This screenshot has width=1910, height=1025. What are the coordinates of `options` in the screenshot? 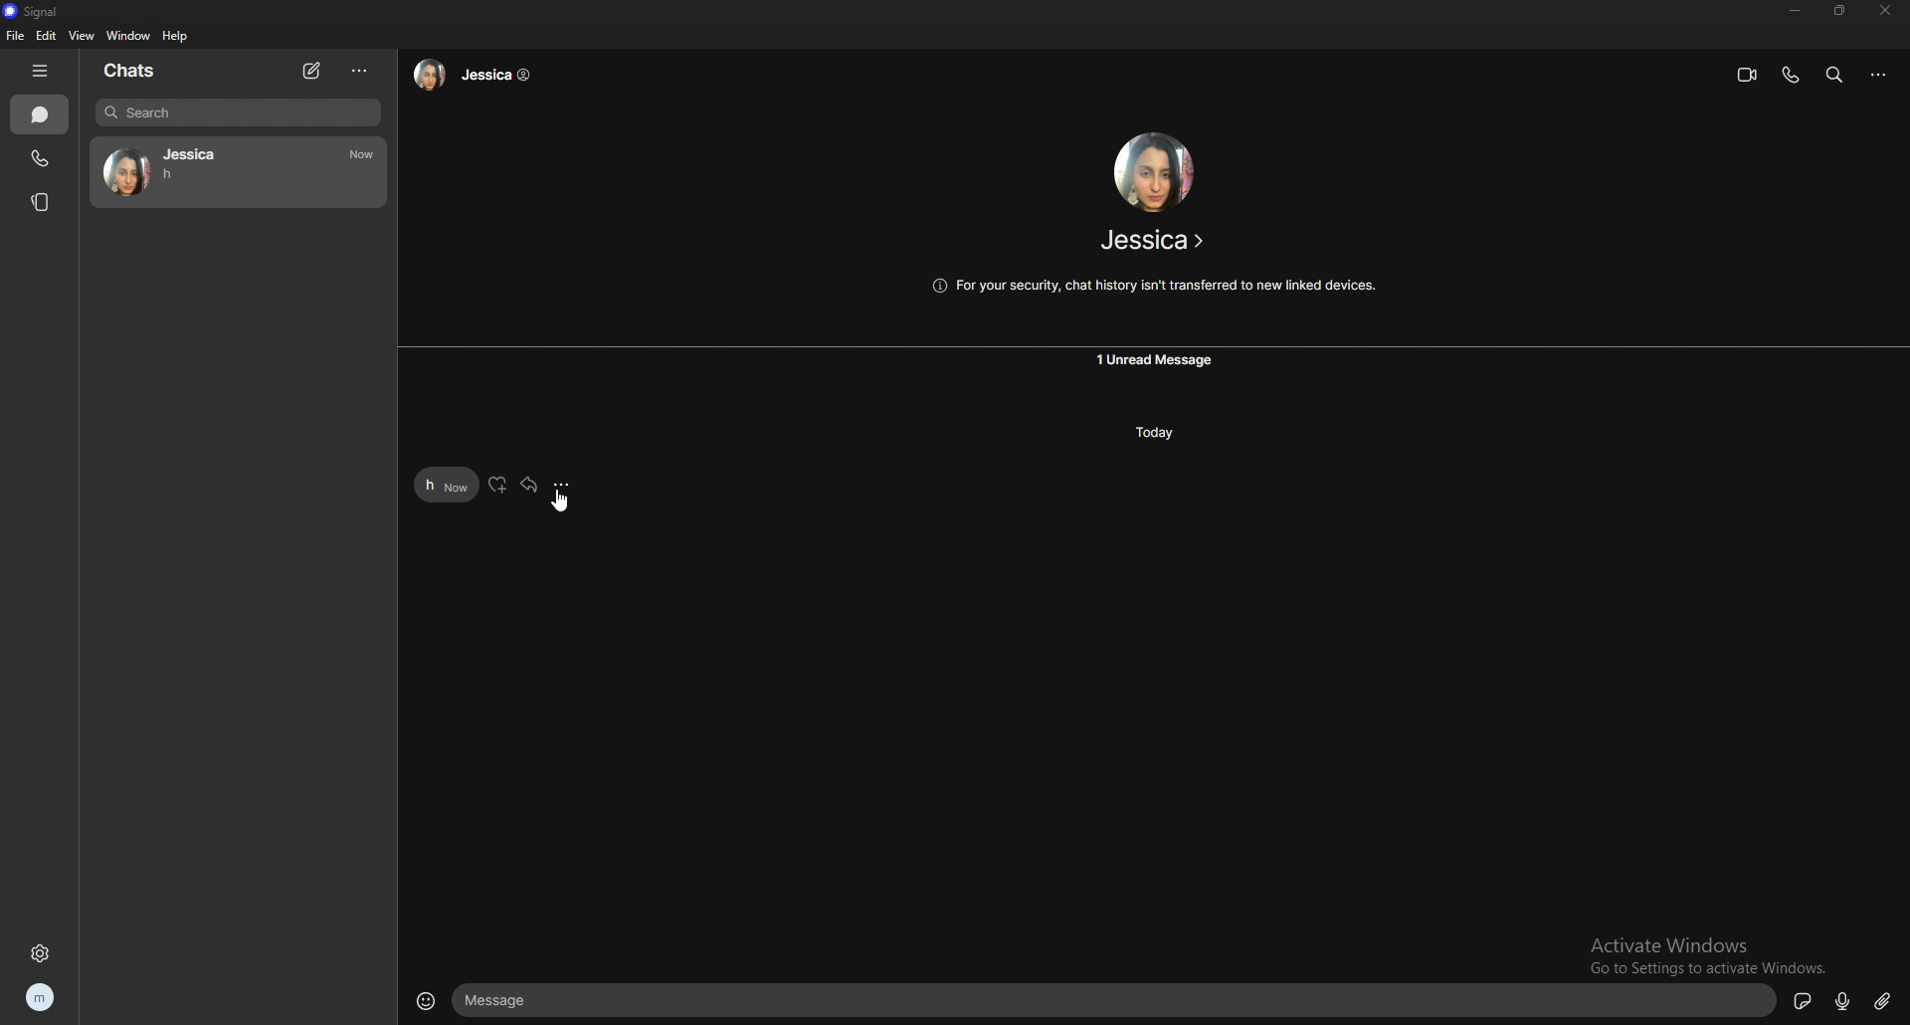 It's located at (1880, 75).